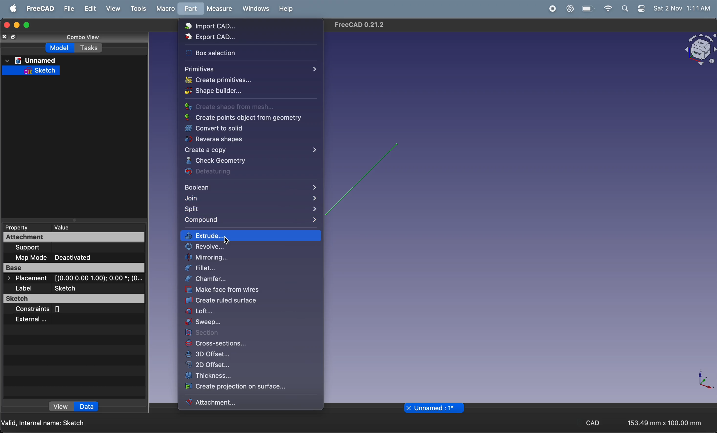  Describe the element at coordinates (252, 258) in the screenshot. I see `mirroring...` at that location.